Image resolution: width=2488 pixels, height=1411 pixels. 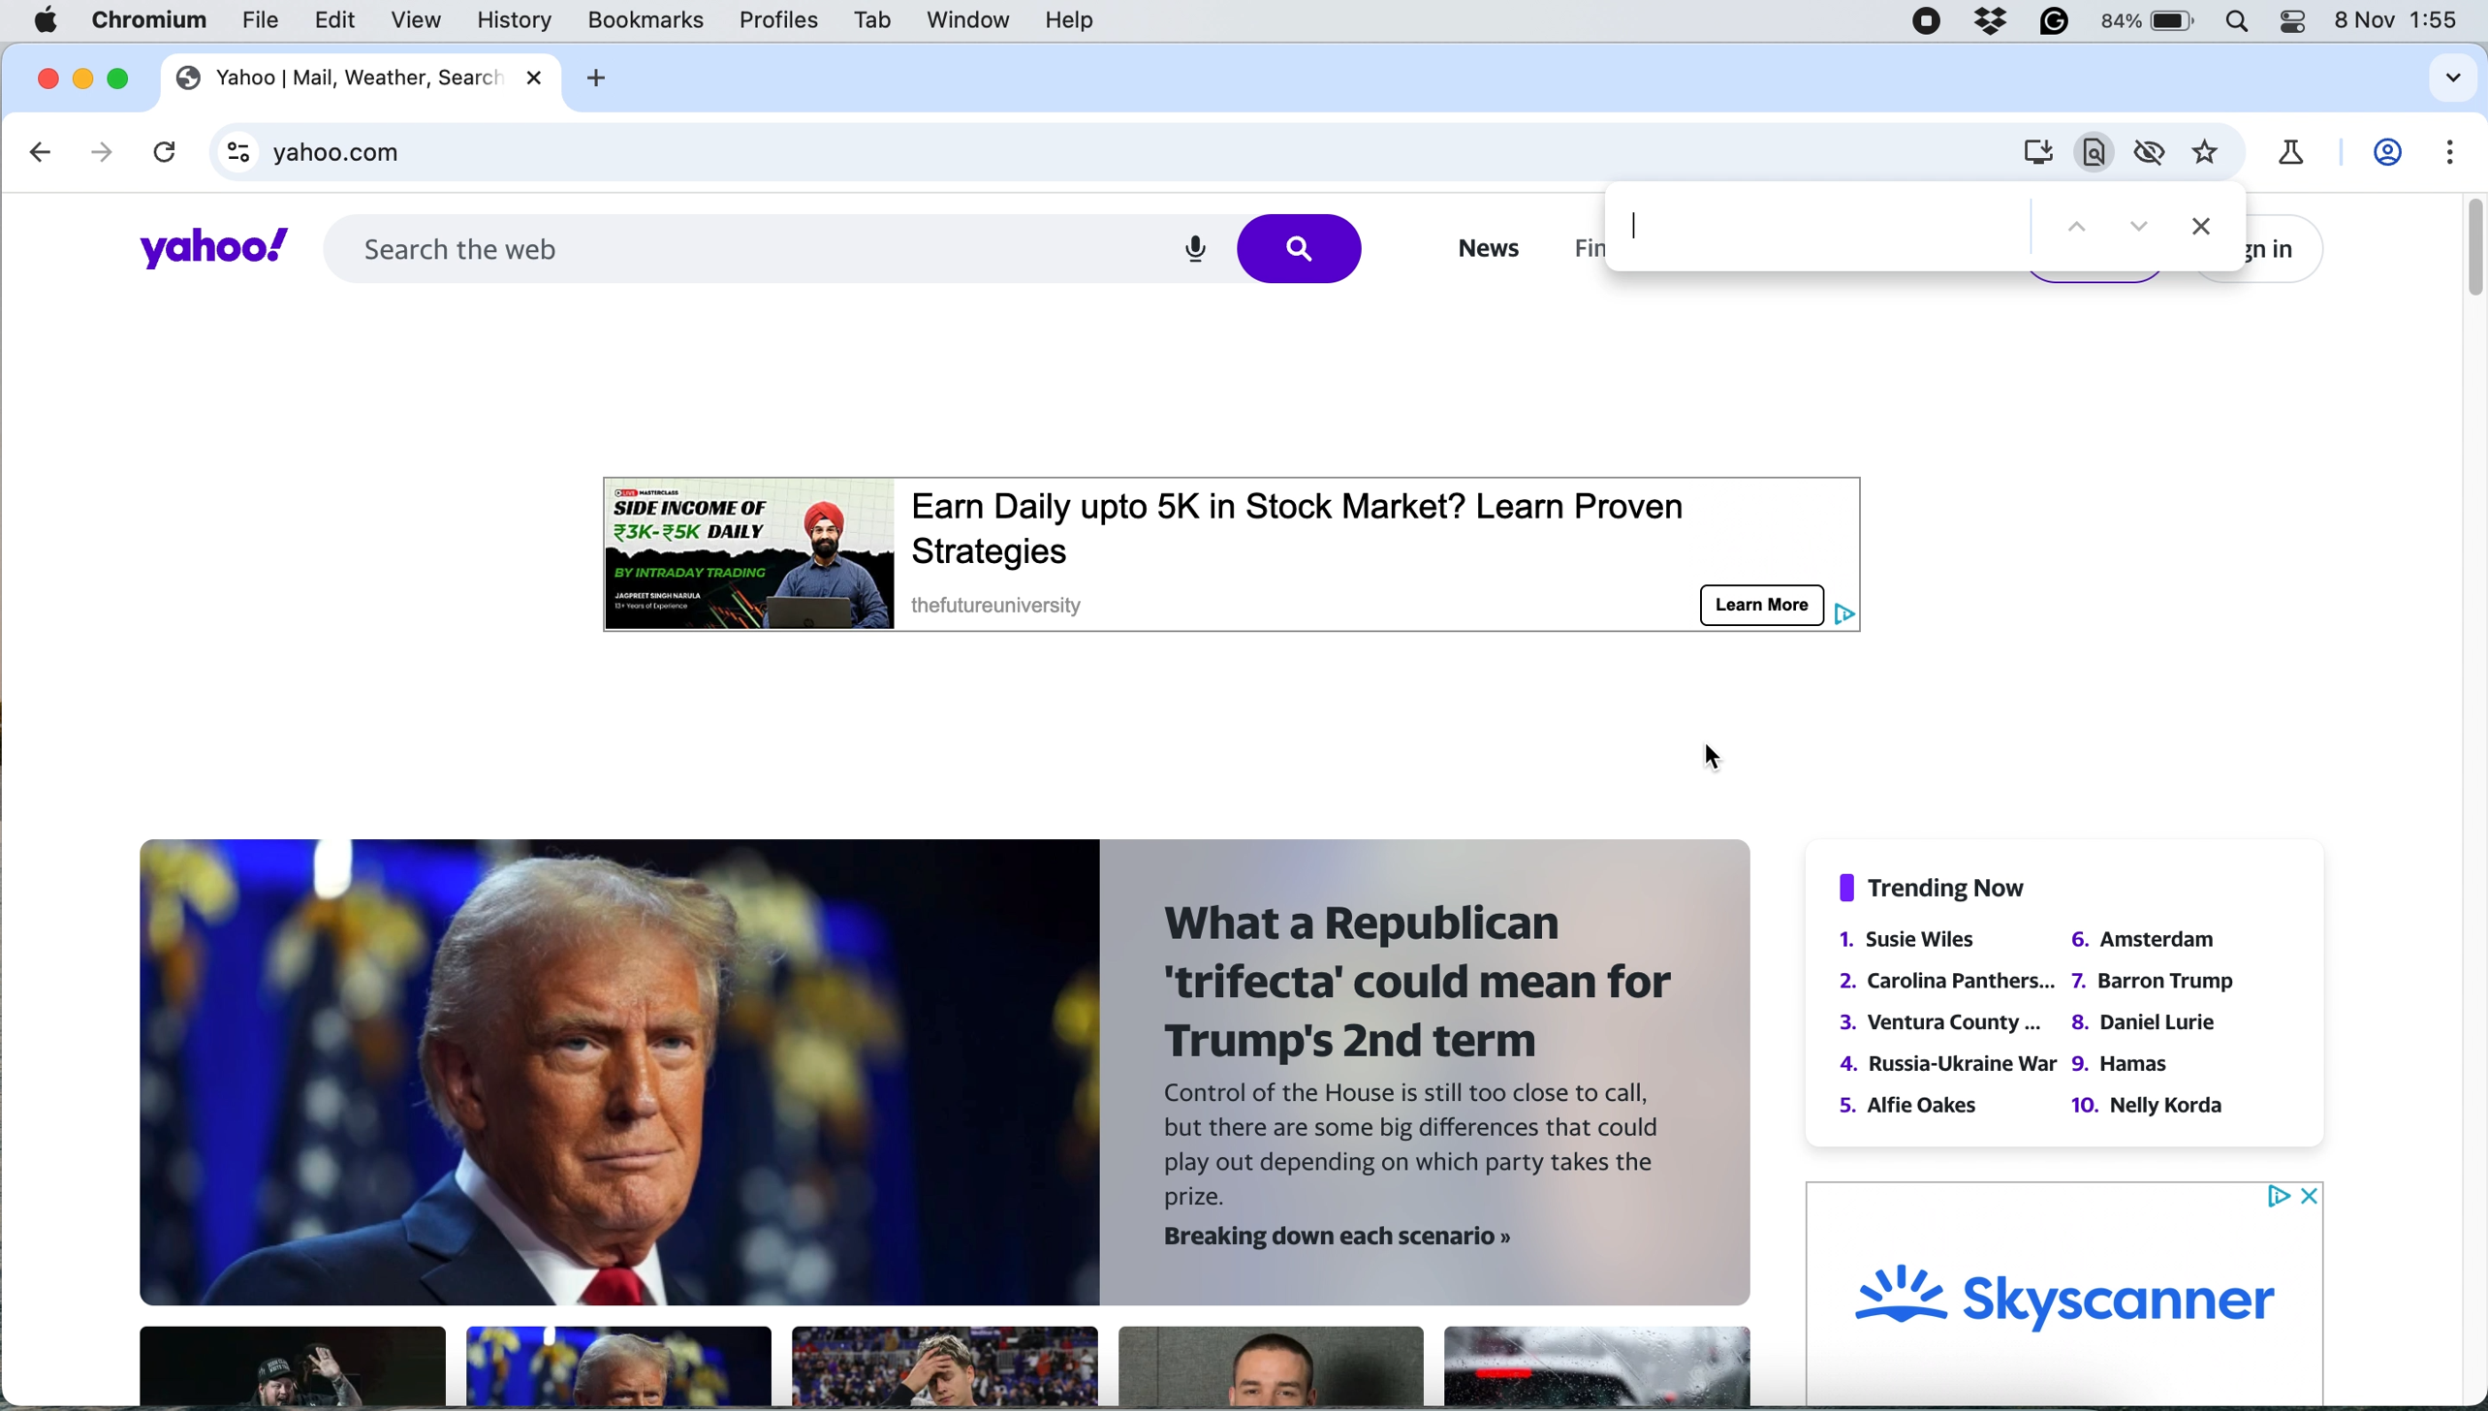 I want to click on Susie, so click(x=1923, y=939).